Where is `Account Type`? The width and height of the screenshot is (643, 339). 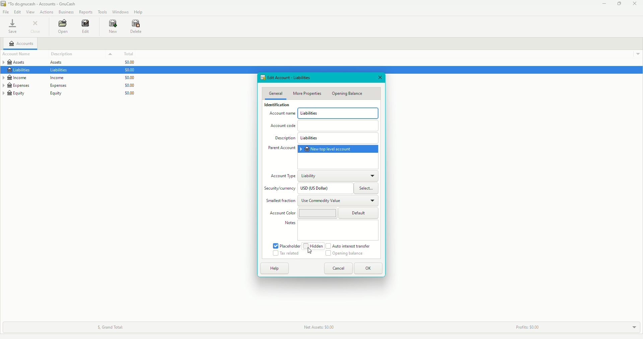 Account Type is located at coordinates (283, 177).